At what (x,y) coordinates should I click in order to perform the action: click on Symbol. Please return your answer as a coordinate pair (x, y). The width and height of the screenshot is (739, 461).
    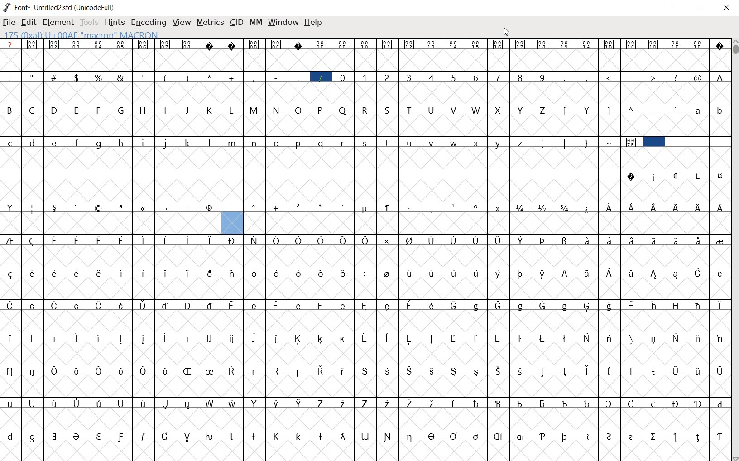
    Looking at the image, I should click on (433, 436).